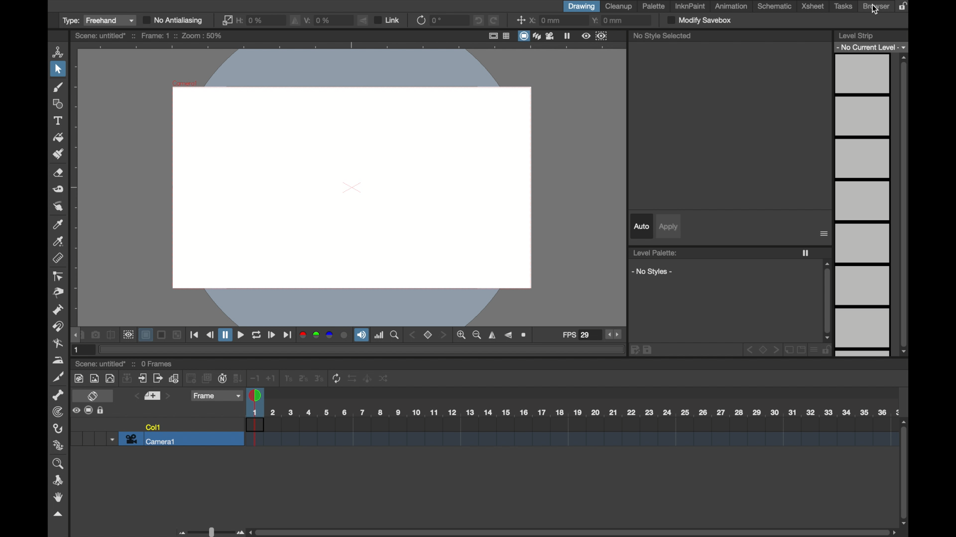 The image size is (956, 537). Describe the element at coordinates (857, 35) in the screenshot. I see `level strip` at that location.